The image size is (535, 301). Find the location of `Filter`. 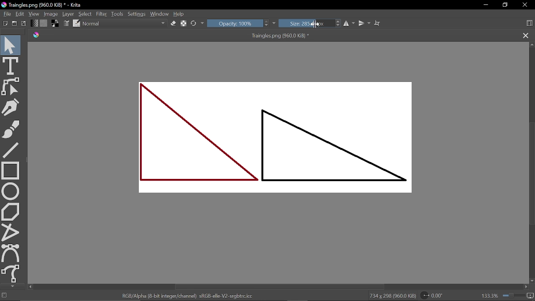

Filter is located at coordinates (102, 14).